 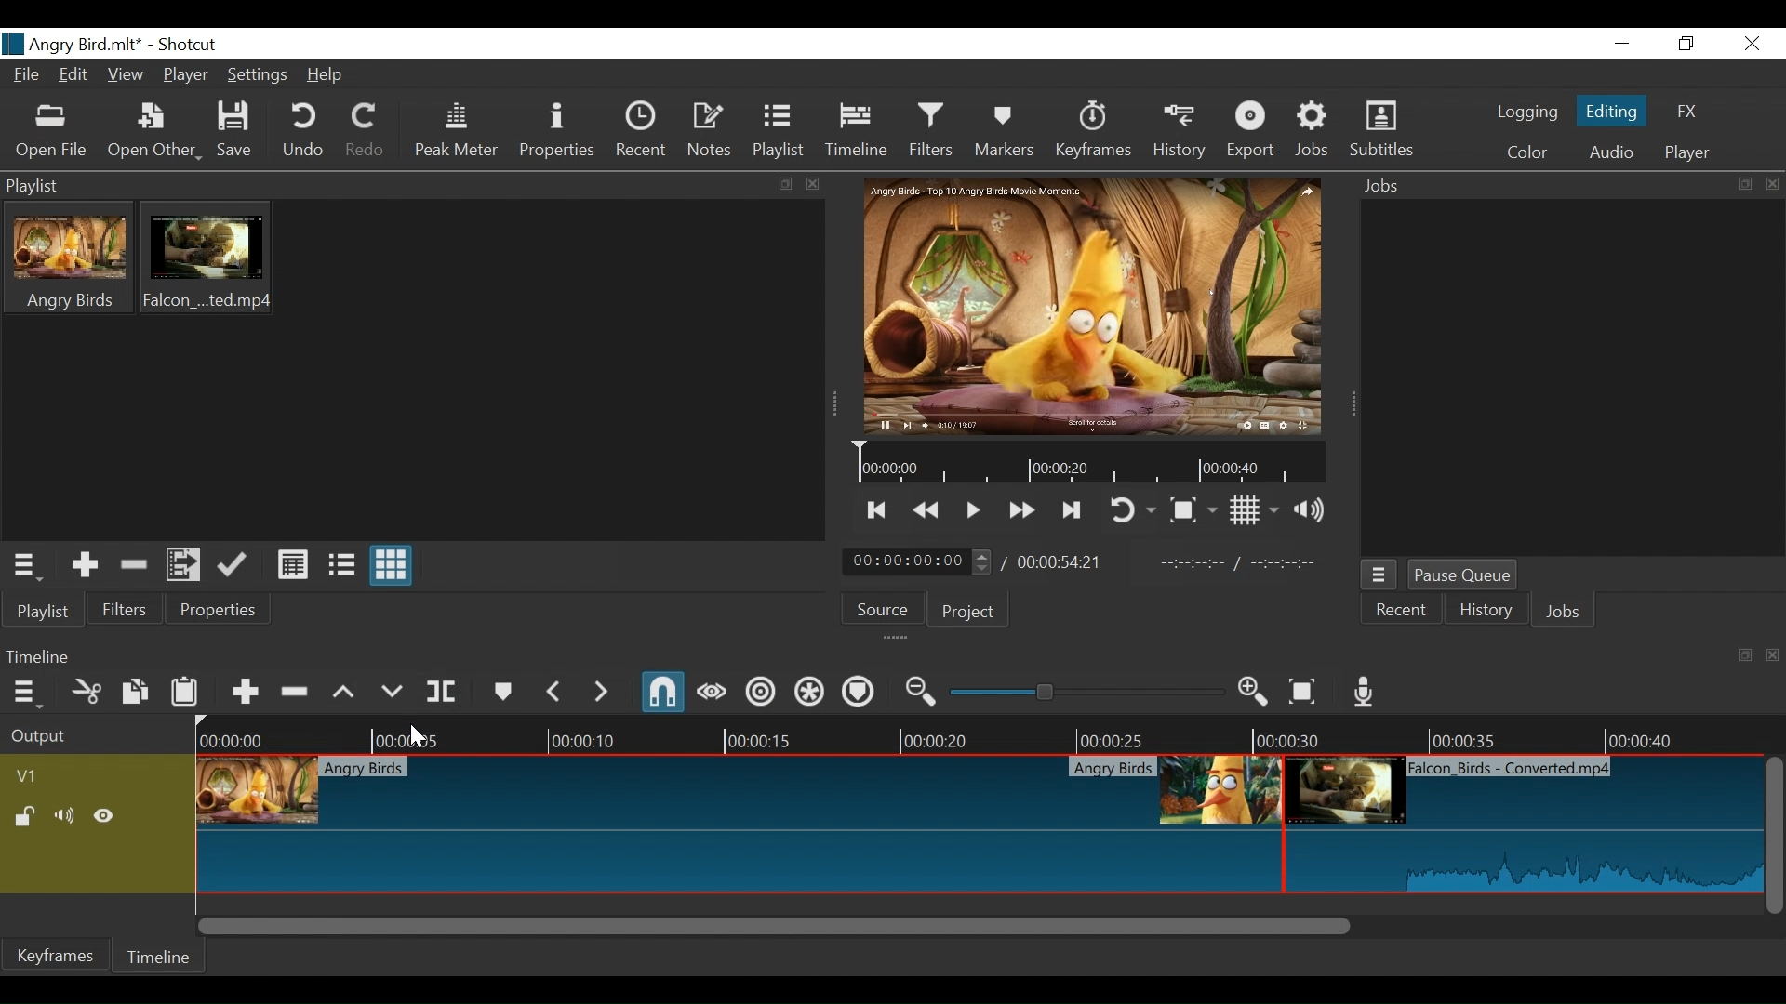 I want to click on Redo, so click(x=367, y=130).